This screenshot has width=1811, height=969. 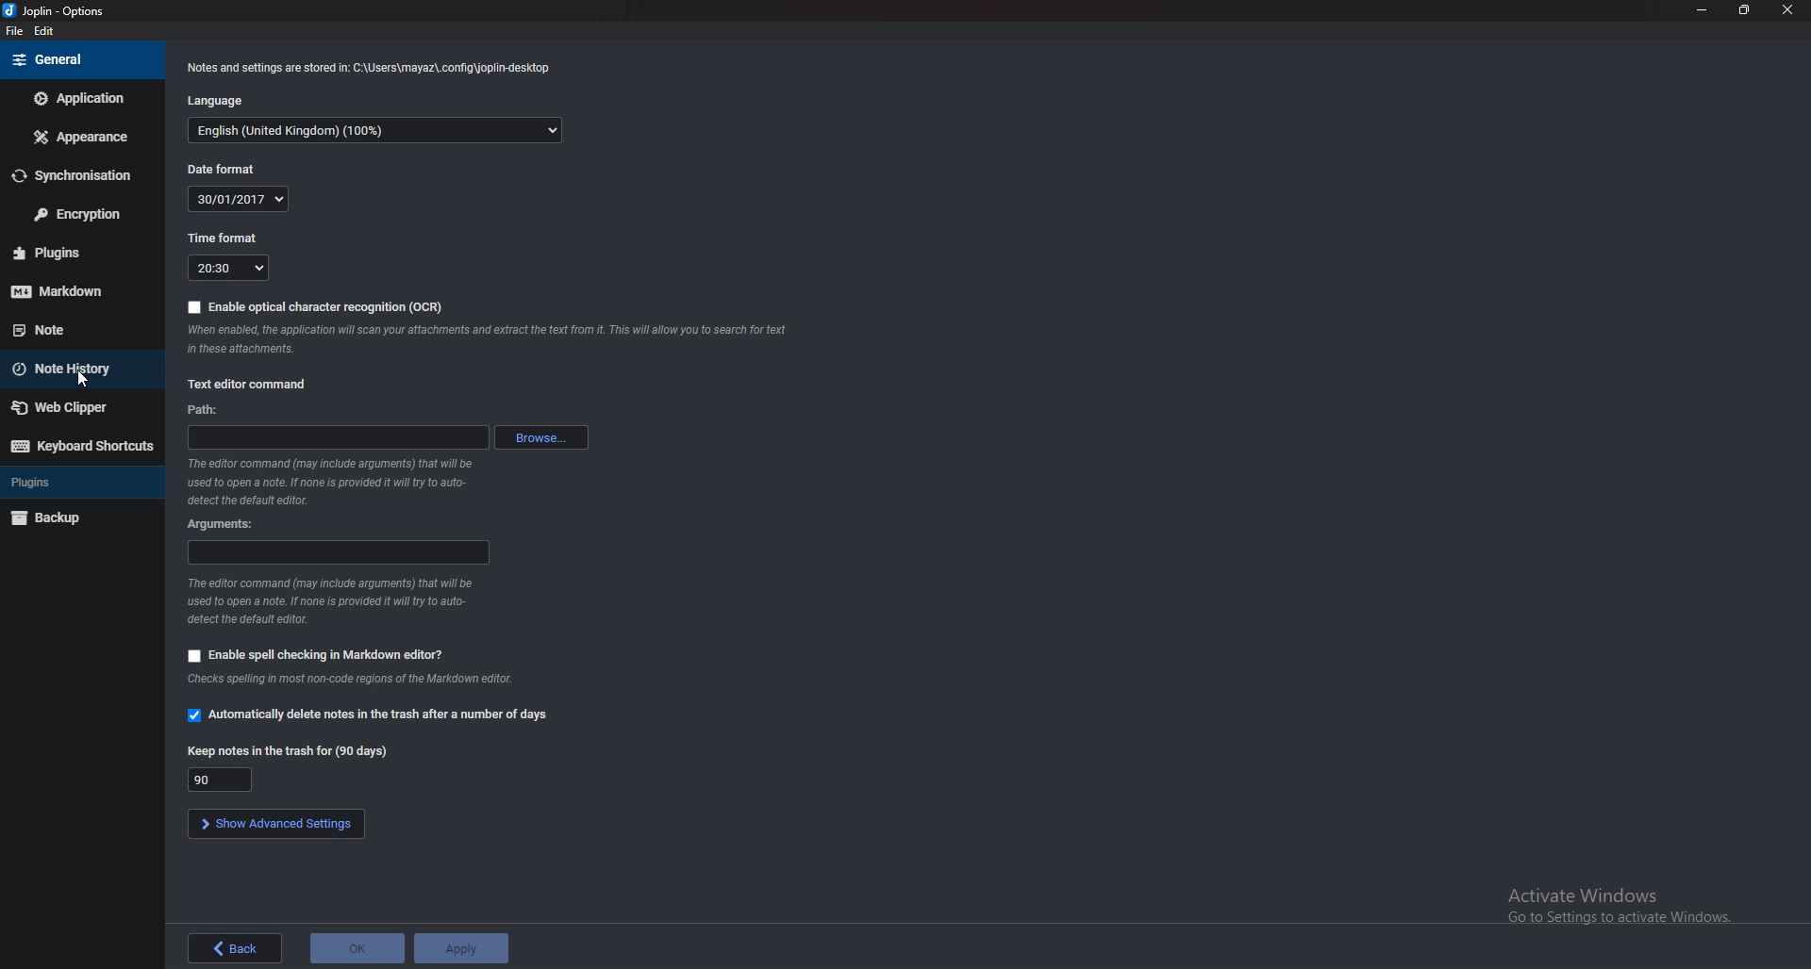 I want to click on cursor, so click(x=86, y=382).